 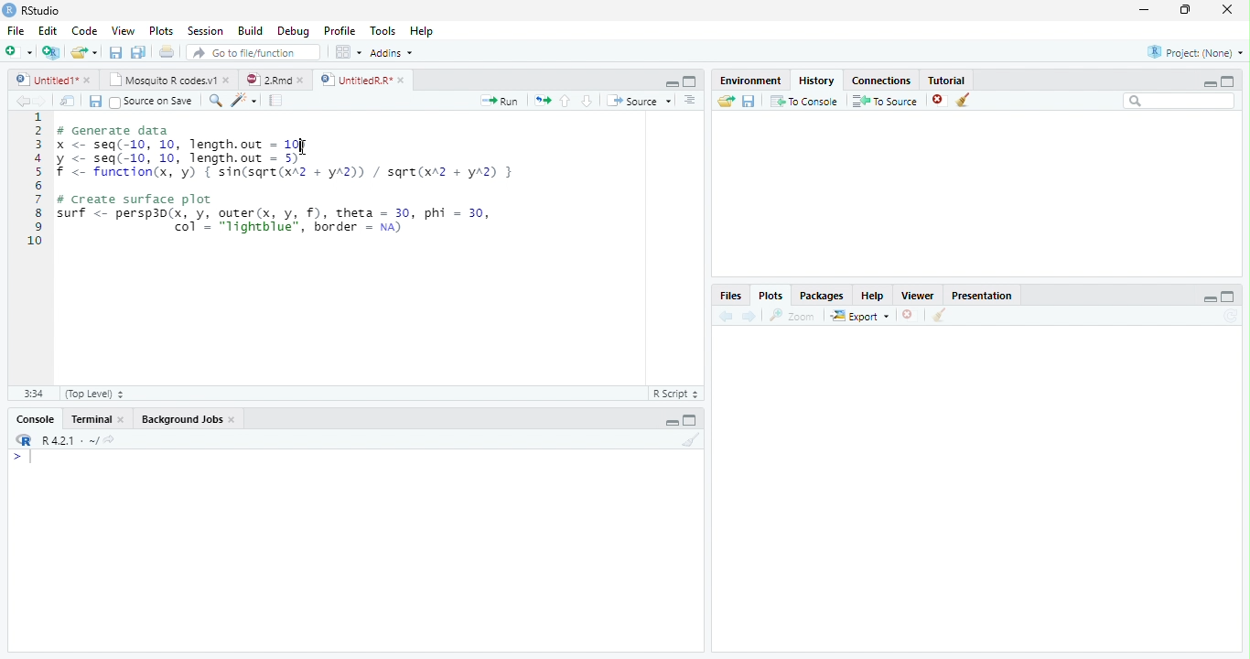 I want to click on Edit, so click(x=47, y=30).